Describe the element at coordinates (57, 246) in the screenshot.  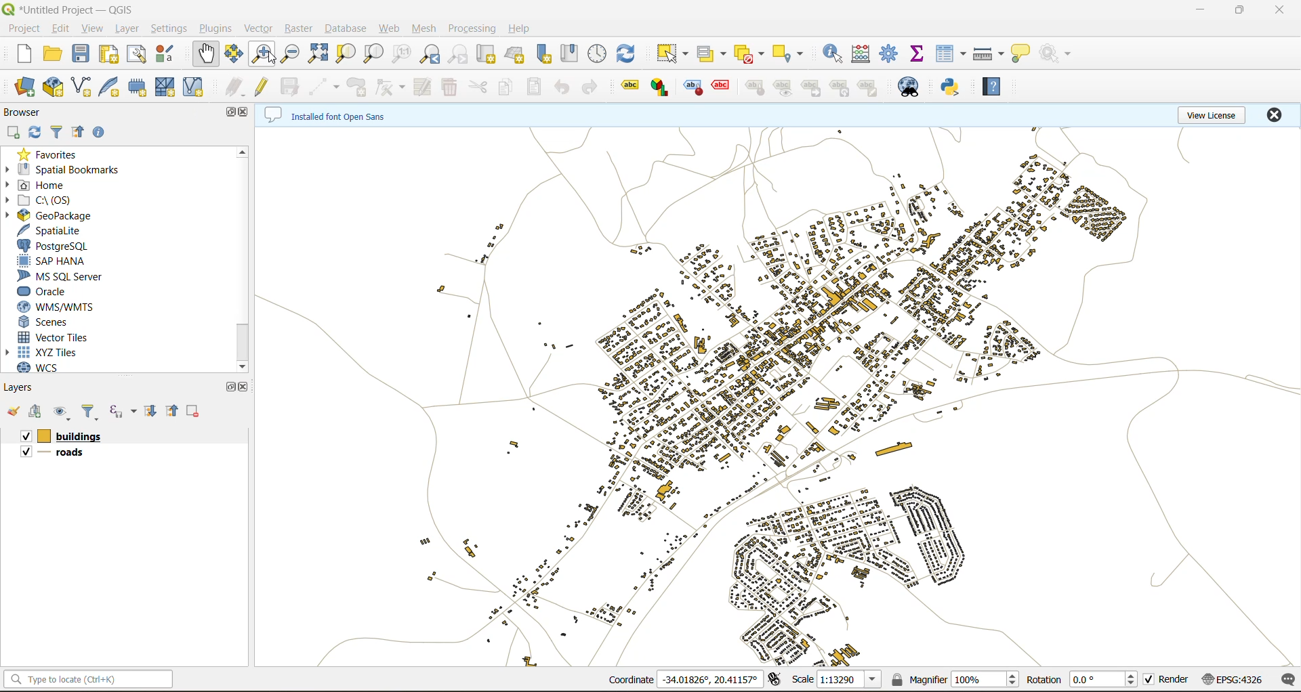
I see `postgresql` at that location.